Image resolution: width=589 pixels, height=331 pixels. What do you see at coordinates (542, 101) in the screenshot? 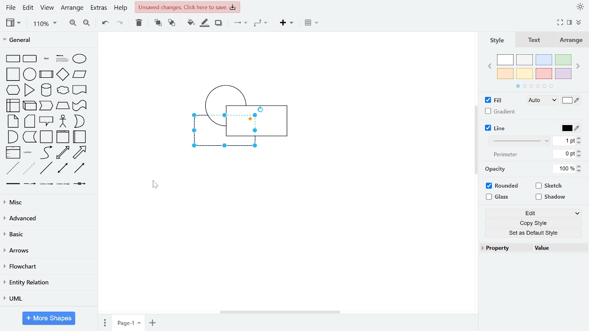
I see `fill style` at bounding box center [542, 101].